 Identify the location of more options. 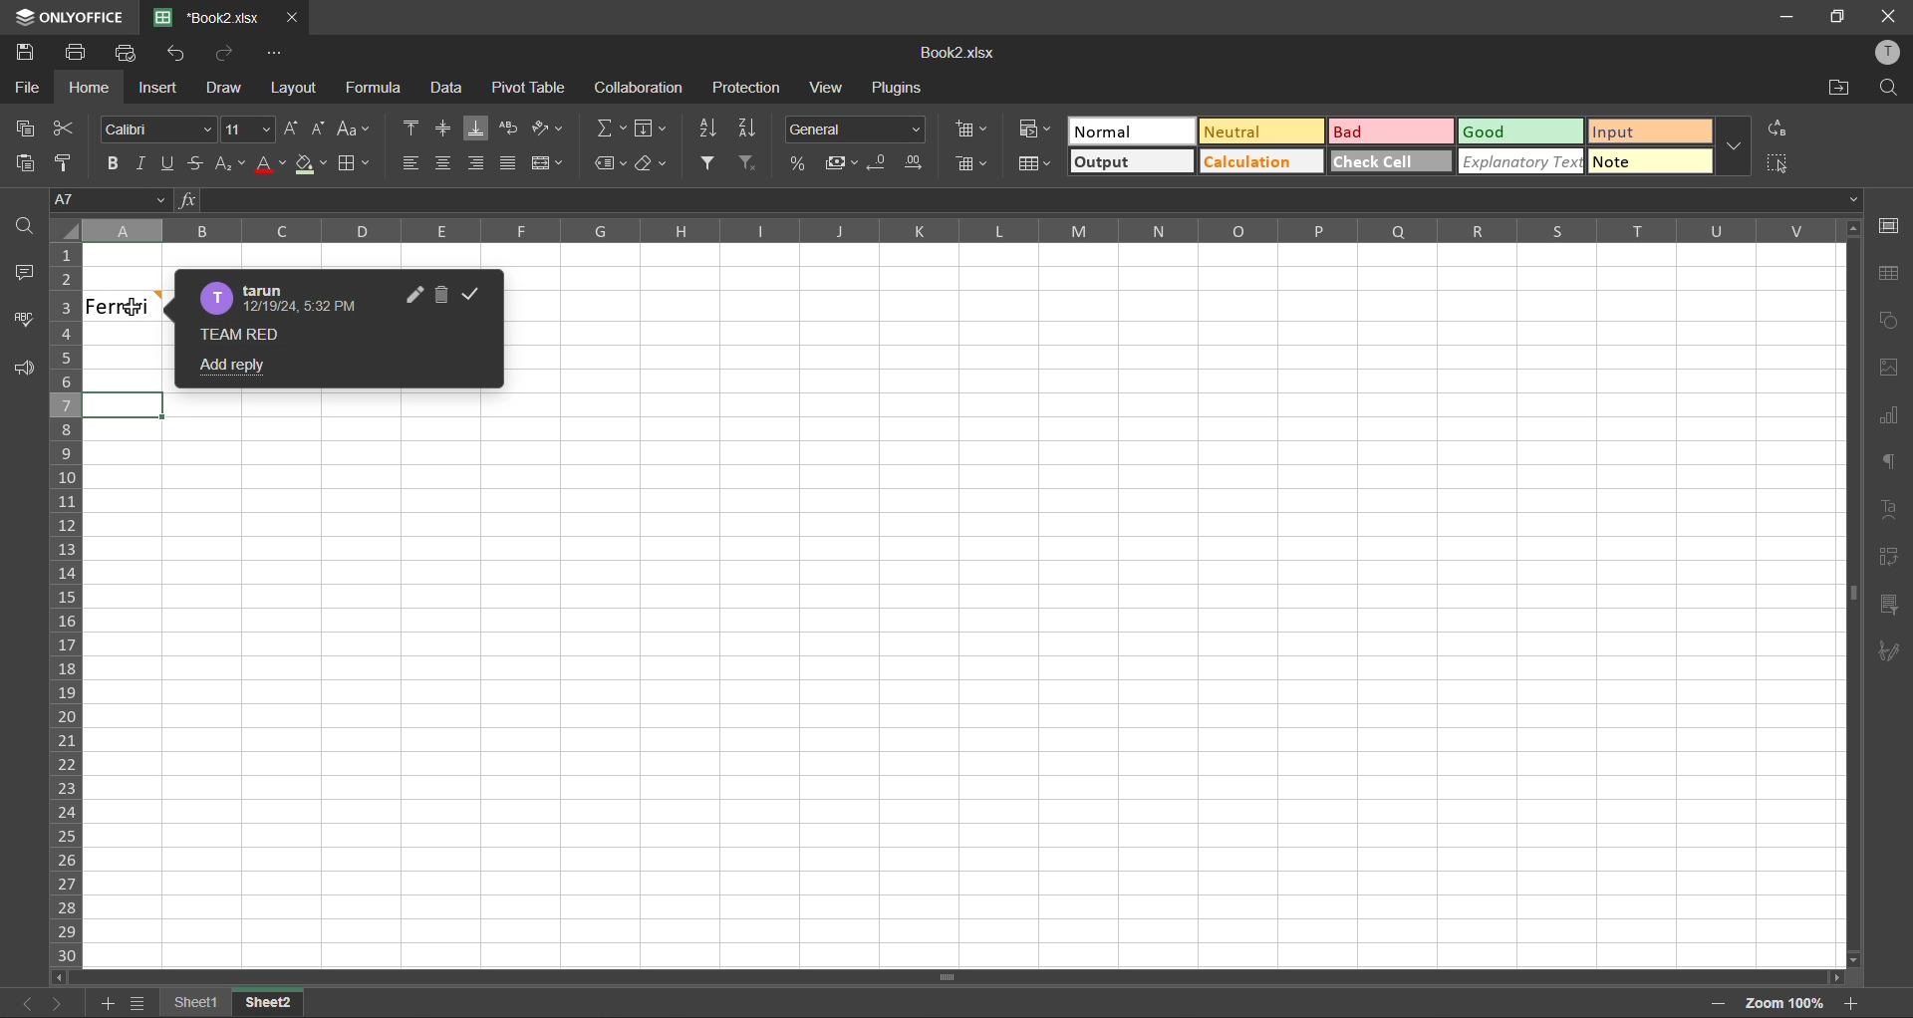
(1728, 145).